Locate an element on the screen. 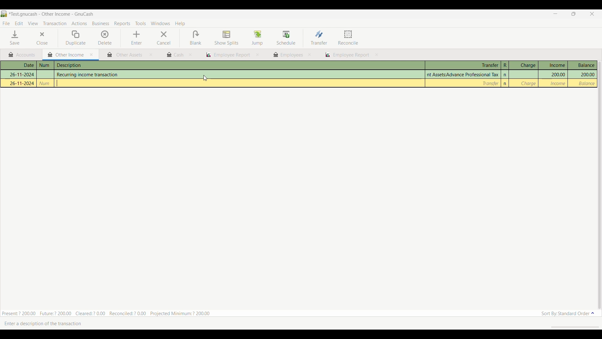 Image resolution: width=602 pixels, height=339 pixels. Reconcile is located at coordinates (348, 37).